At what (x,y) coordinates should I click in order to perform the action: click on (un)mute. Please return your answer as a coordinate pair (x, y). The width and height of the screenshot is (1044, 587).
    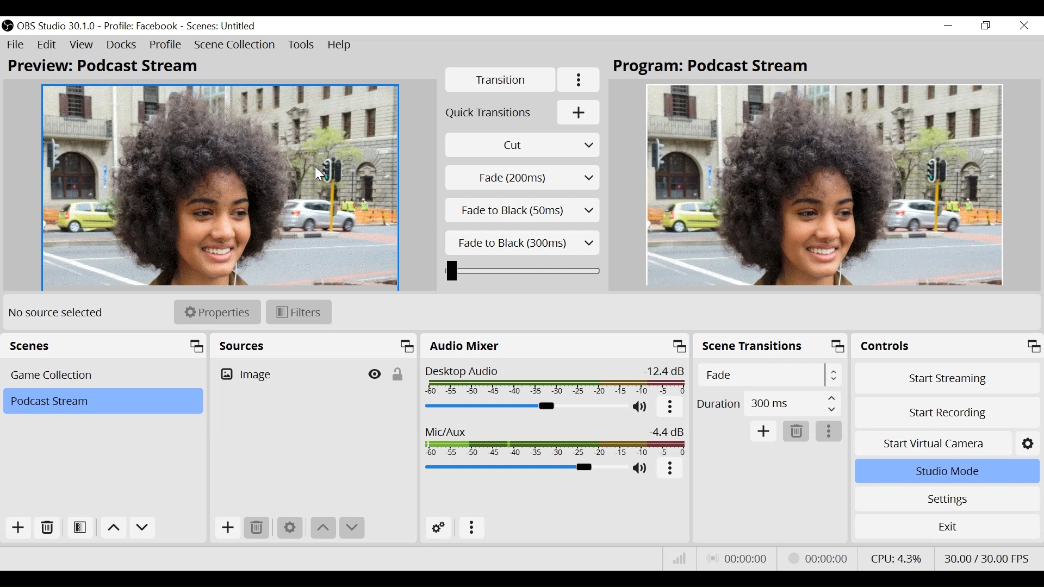
    Looking at the image, I should click on (641, 408).